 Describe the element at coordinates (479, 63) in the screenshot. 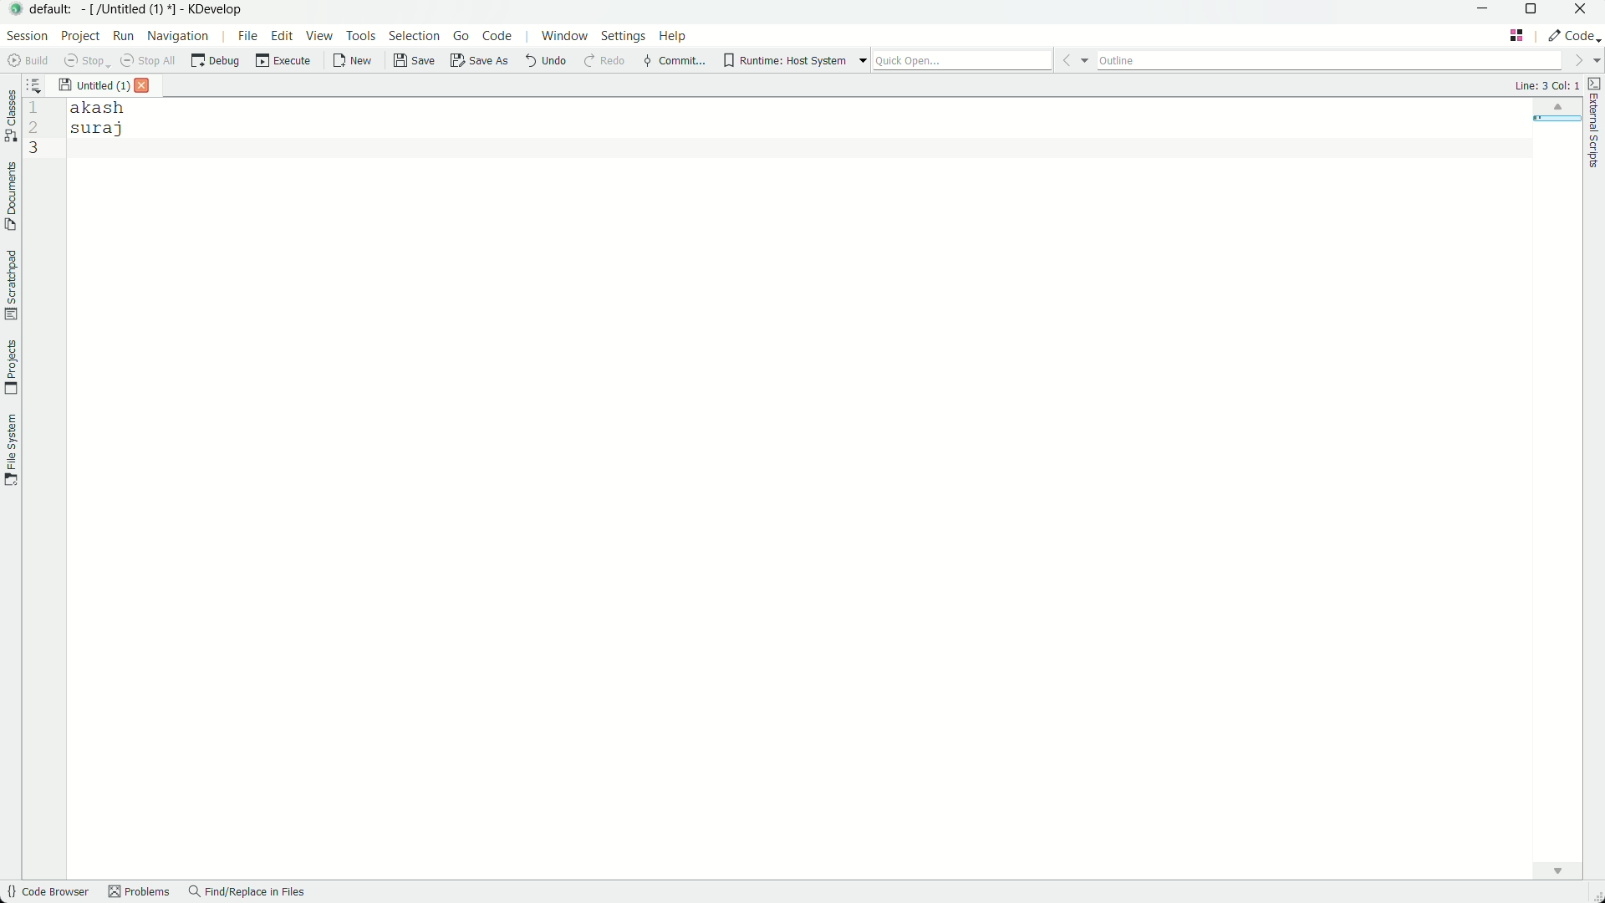

I see `save as` at that location.